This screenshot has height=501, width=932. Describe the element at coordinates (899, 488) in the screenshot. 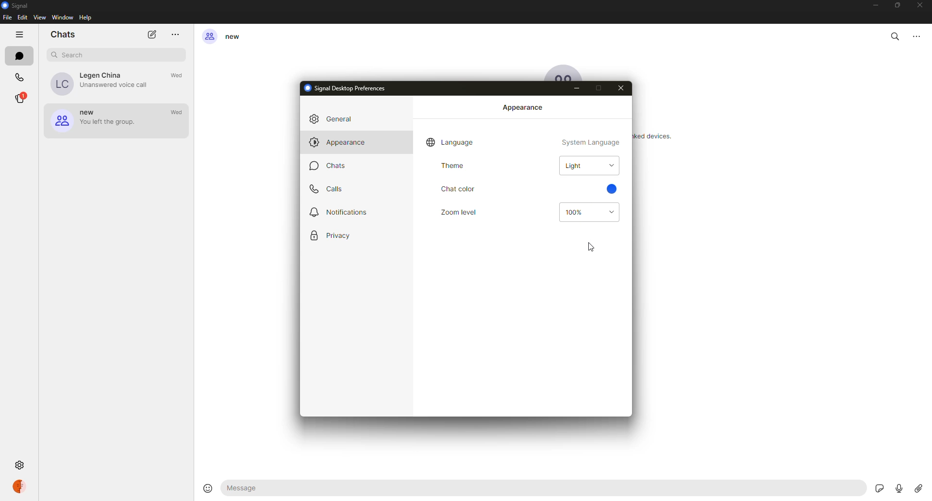

I see `record` at that location.